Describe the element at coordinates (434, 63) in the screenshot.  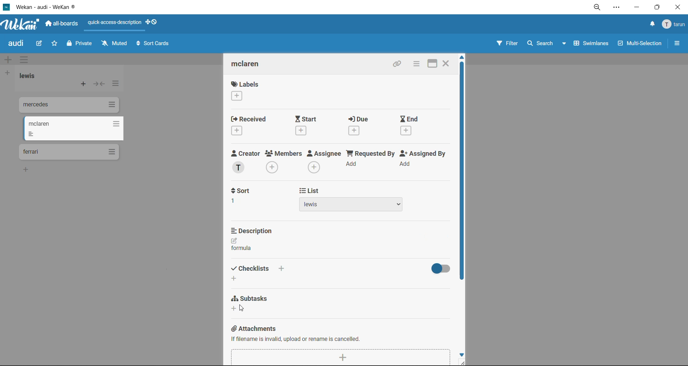
I see `maximize` at that location.